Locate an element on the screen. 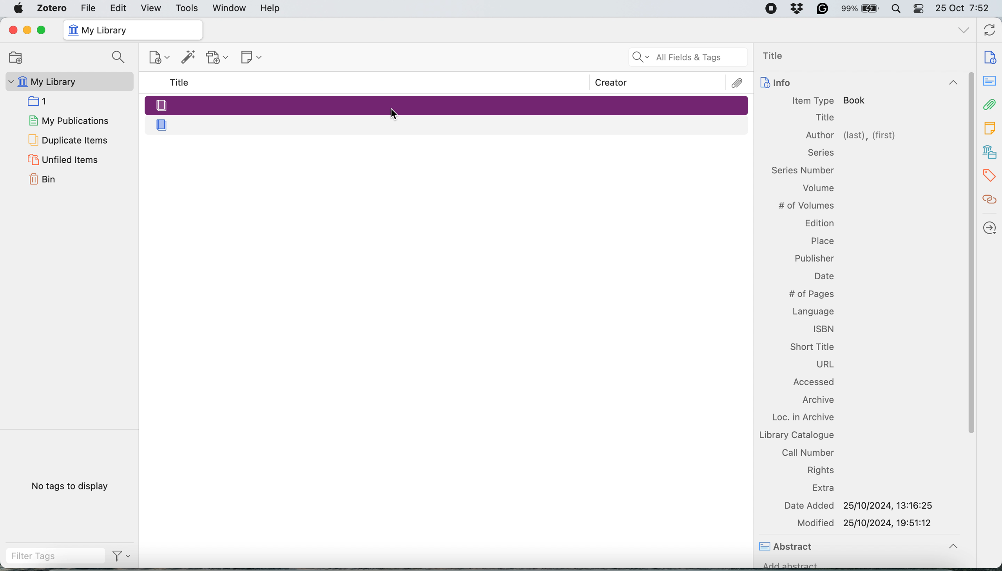  Volume is located at coordinates (819, 189).